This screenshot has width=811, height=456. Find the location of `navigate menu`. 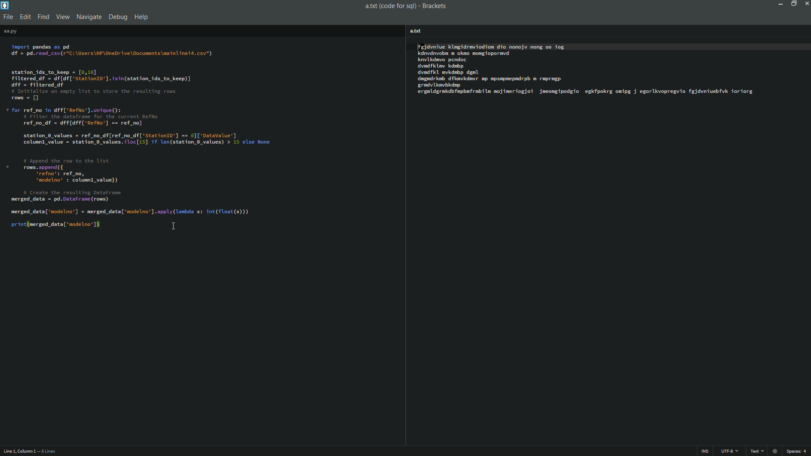

navigate menu is located at coordinates (90, 17).